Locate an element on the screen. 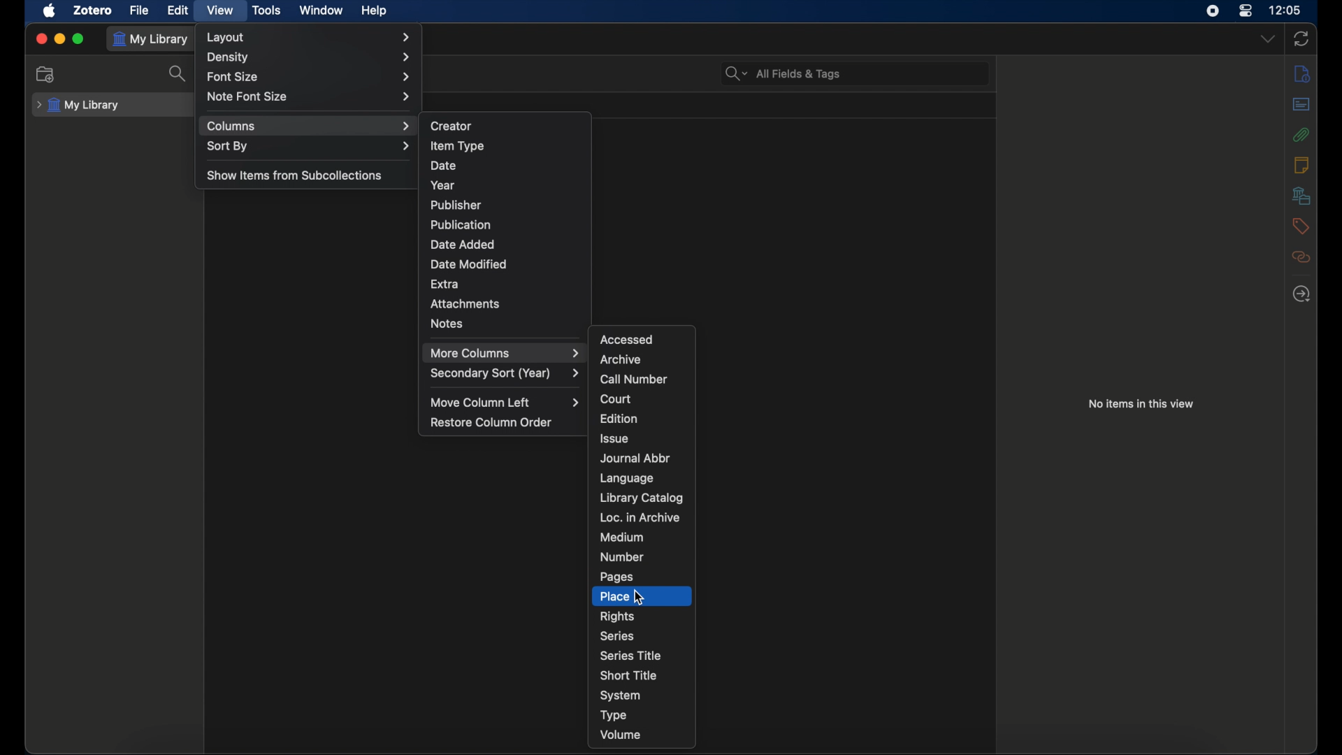 The width and height of the screenshot is (1342, 755). number is located at coordinates (622, 556).